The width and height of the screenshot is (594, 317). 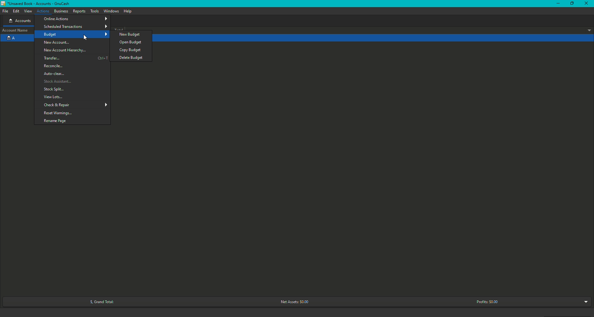 What do you see at coordinates (67, 50) in the screenshot?
I see `New Account Hierarchy` at bounding box center [67, 50].